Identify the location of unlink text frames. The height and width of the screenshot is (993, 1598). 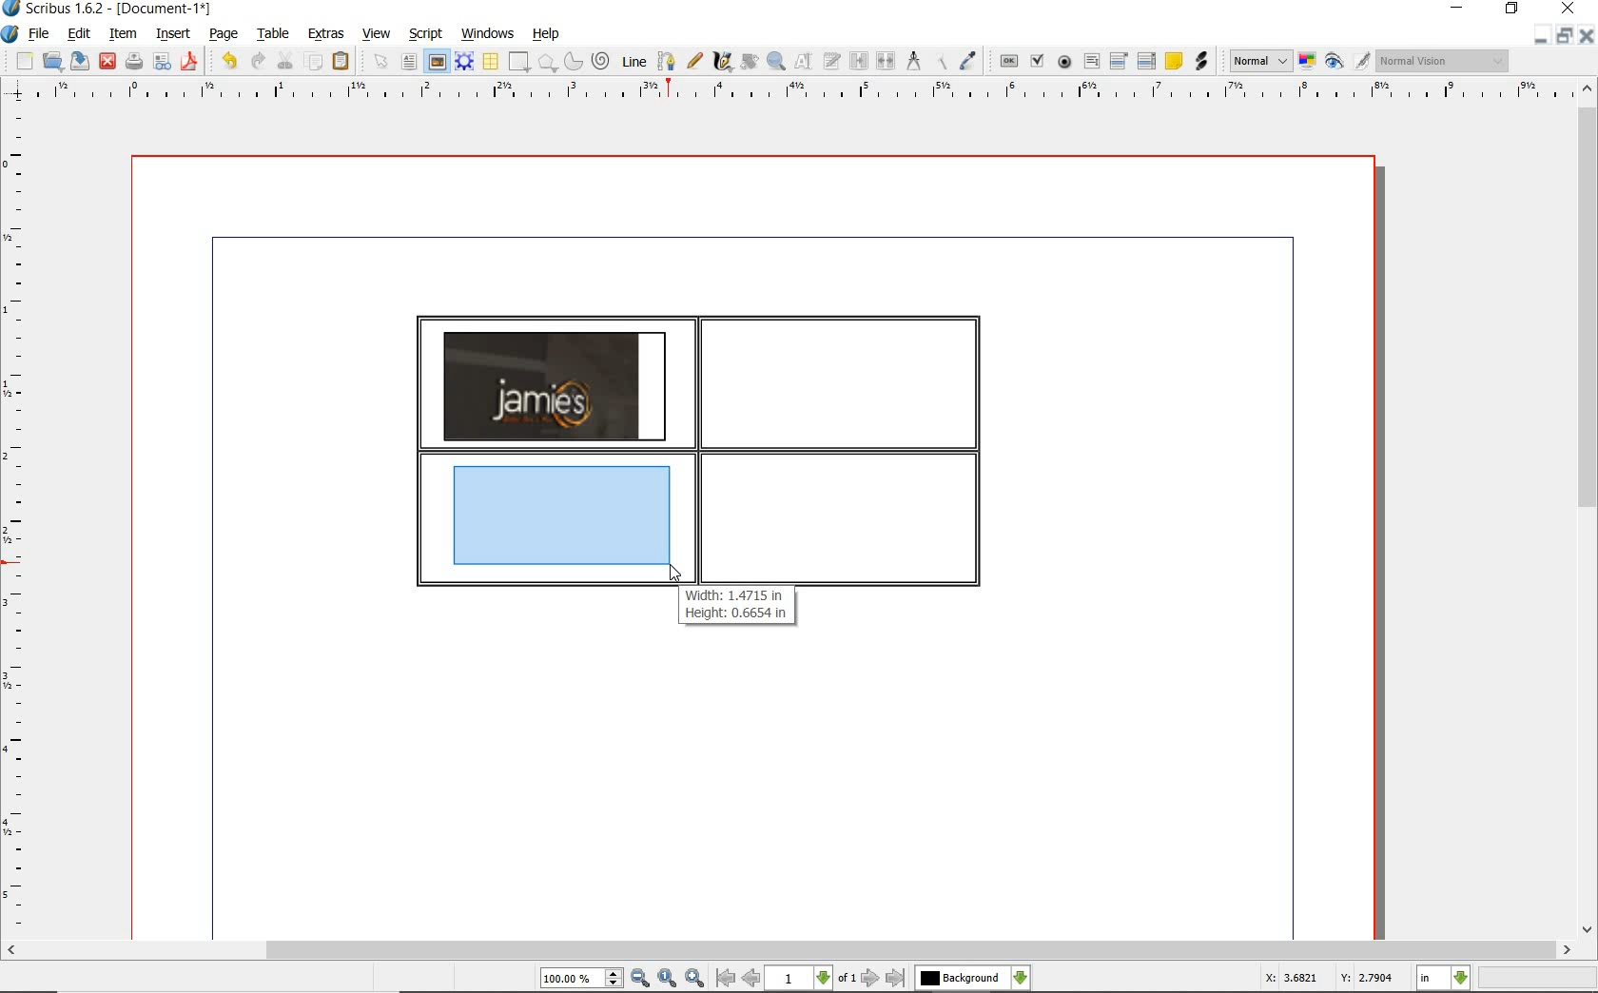
(887, 61).